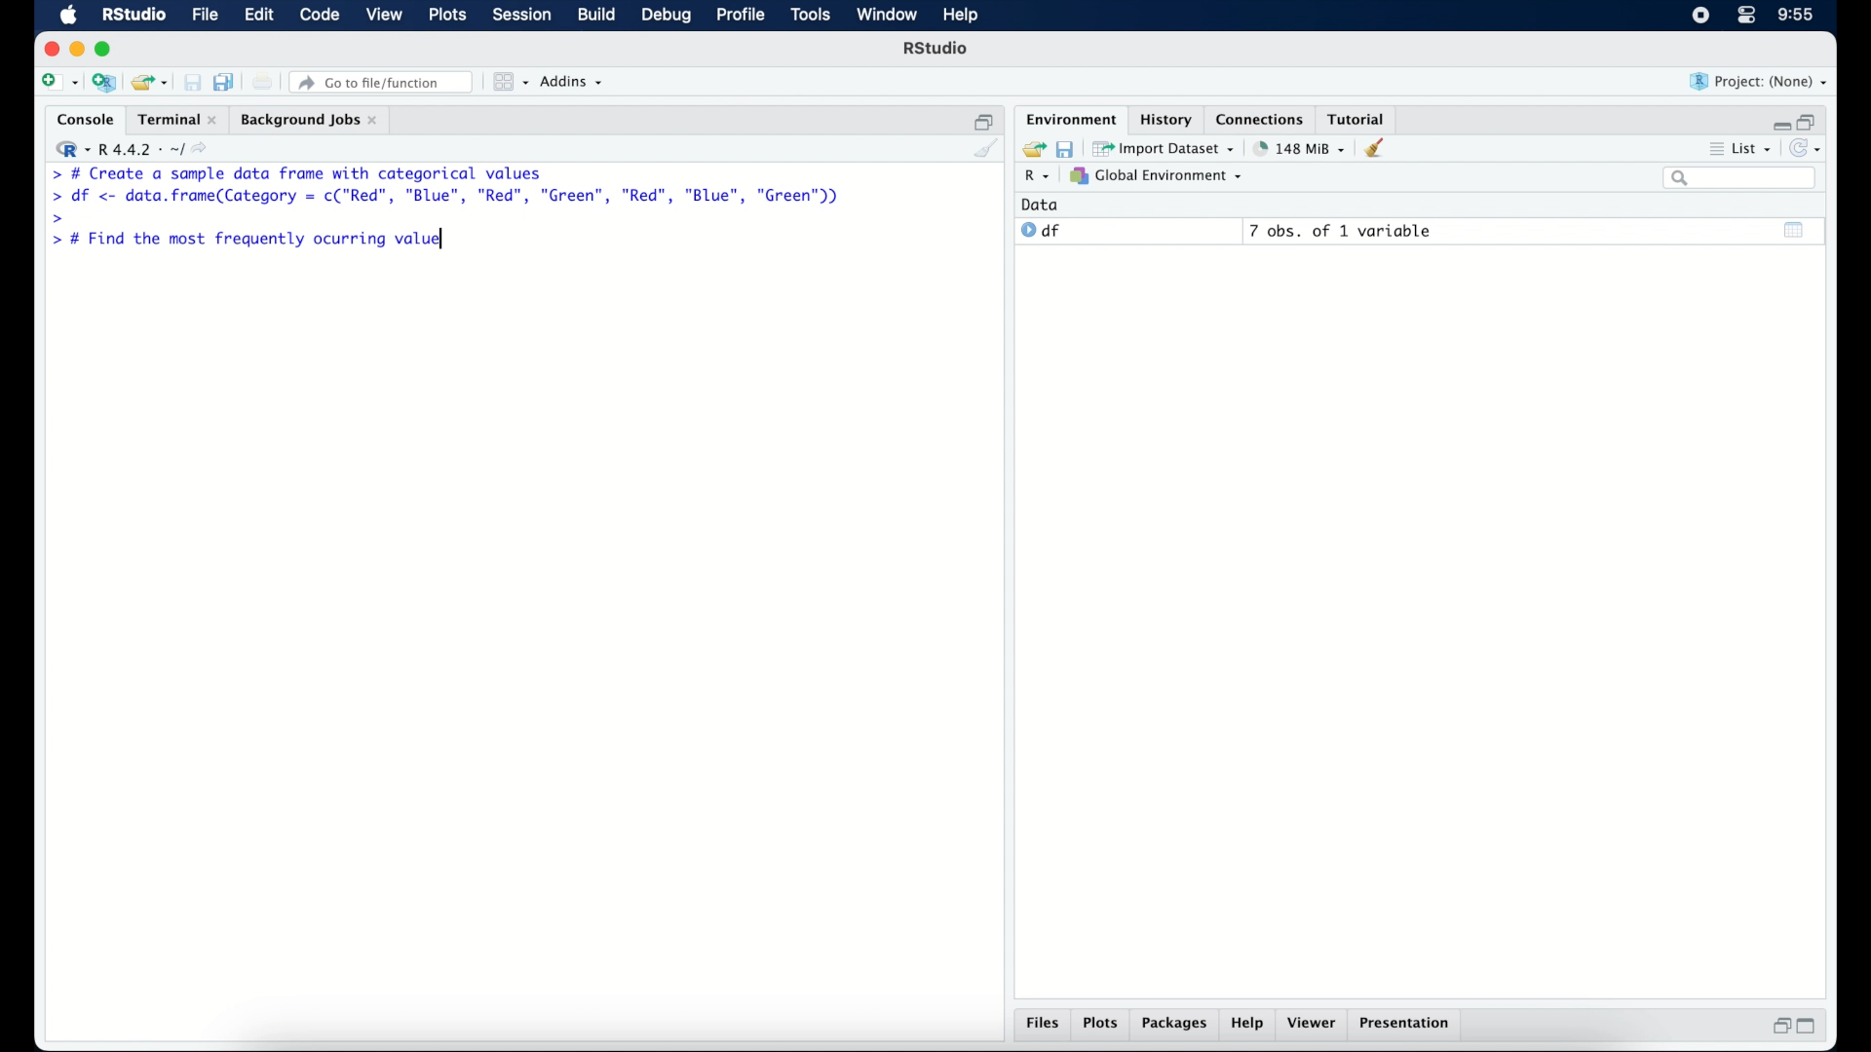 The width and height of the screenshot is (1871, 1052). Describe the element at coordinates (1314, 1025) in the screenshot. I see `viewer` at that location.